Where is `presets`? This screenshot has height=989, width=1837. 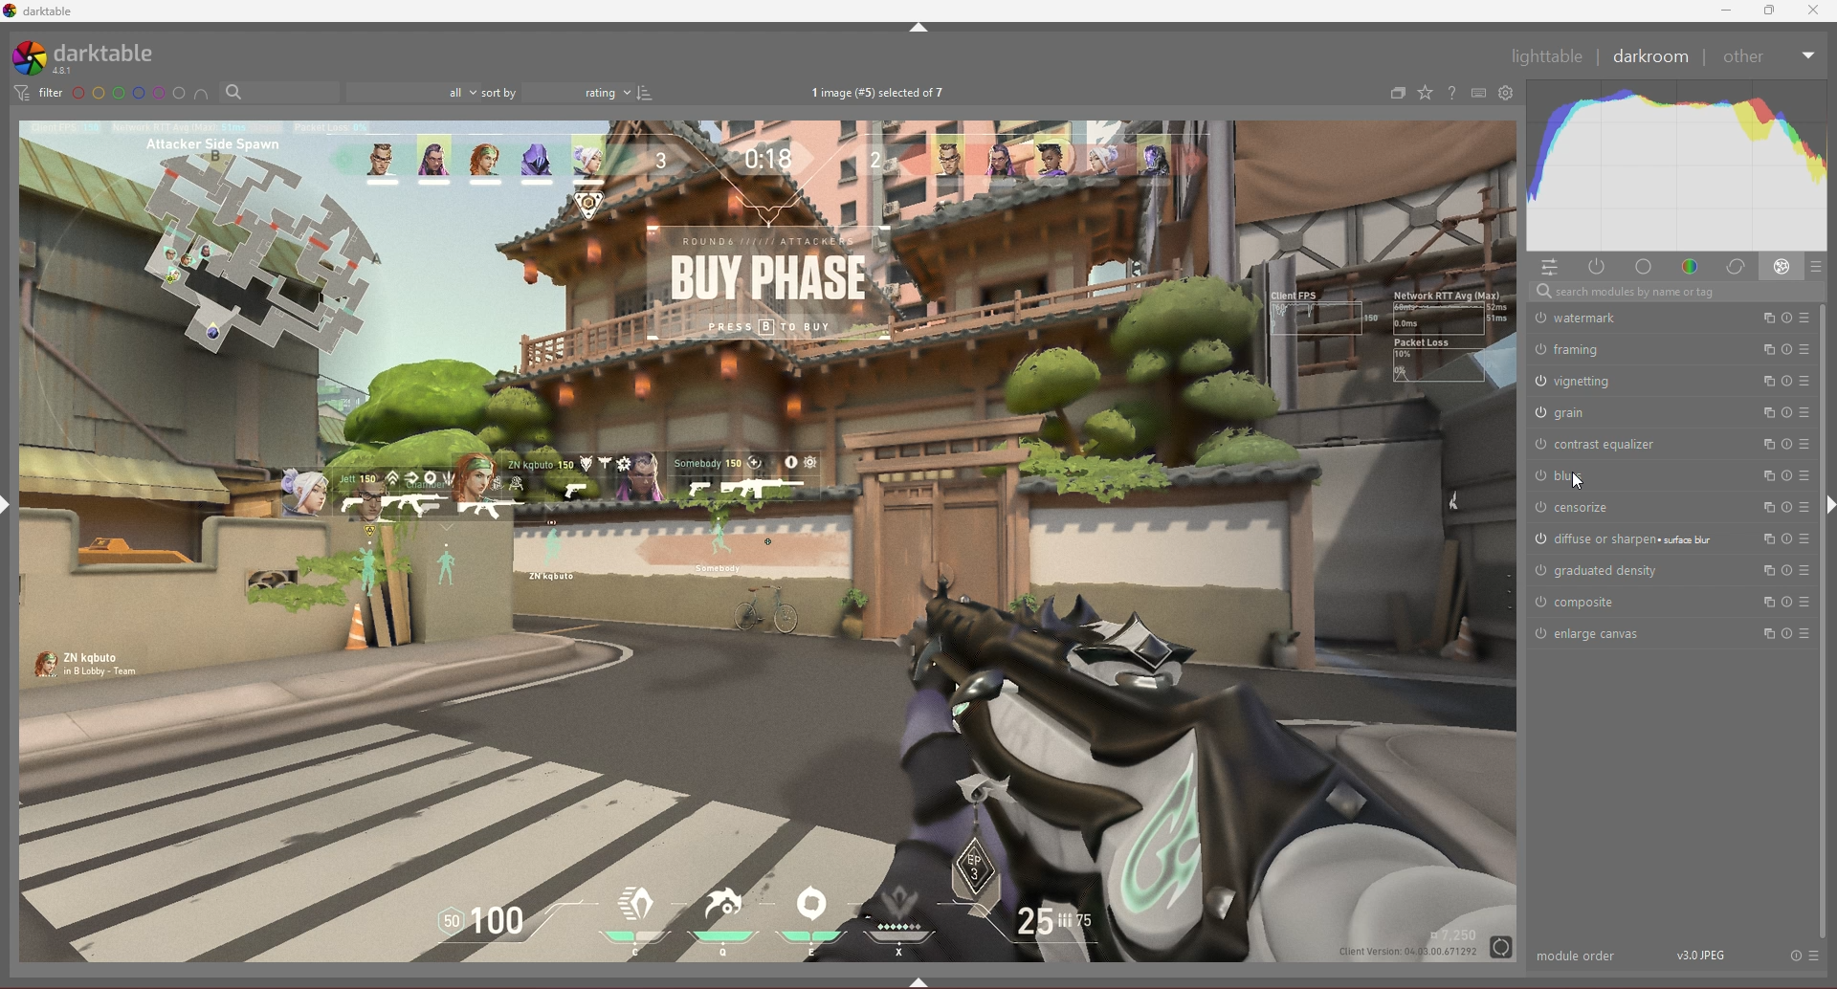
presets is located at coordinates (1804, 601).